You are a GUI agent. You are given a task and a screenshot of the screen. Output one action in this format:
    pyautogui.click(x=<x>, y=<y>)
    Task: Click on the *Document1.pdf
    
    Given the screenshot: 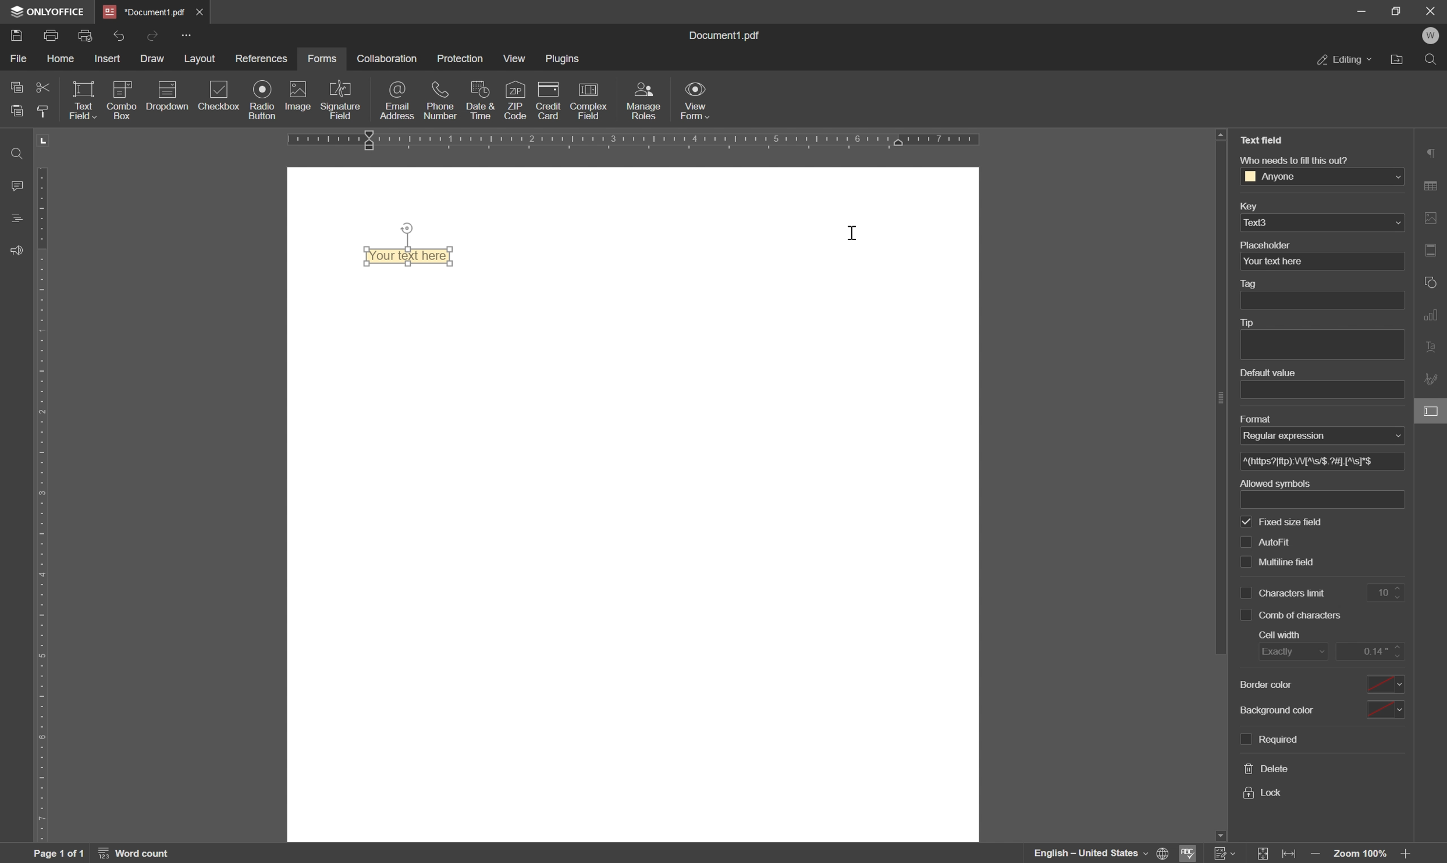 What is the action you would take?
    pyautogui.click(x=145, y=11)
    